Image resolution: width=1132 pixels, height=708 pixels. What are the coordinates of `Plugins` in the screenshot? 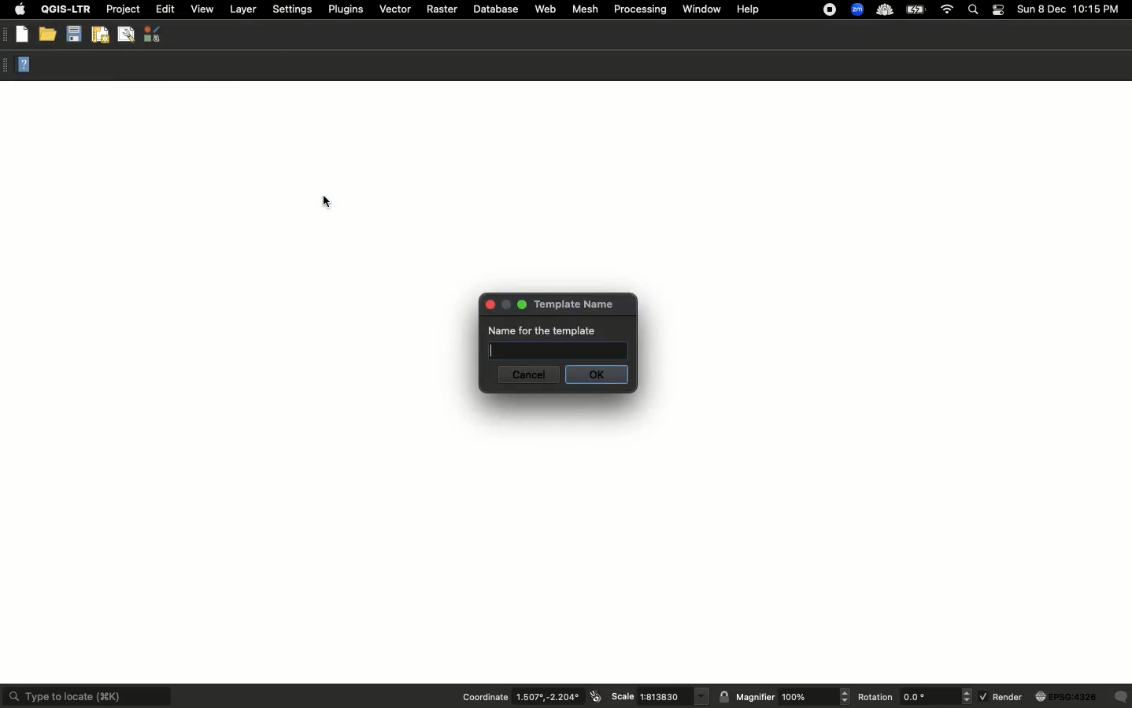 It's located at (346, 9).